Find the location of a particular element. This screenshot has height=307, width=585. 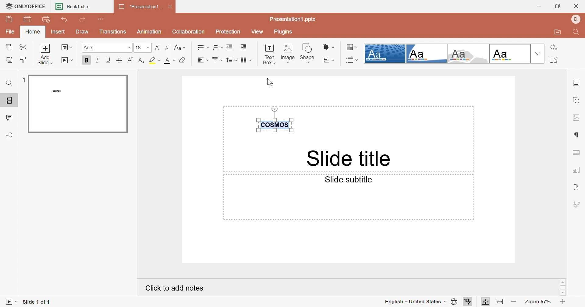

Collaboration is located at coordinates (187, 31).